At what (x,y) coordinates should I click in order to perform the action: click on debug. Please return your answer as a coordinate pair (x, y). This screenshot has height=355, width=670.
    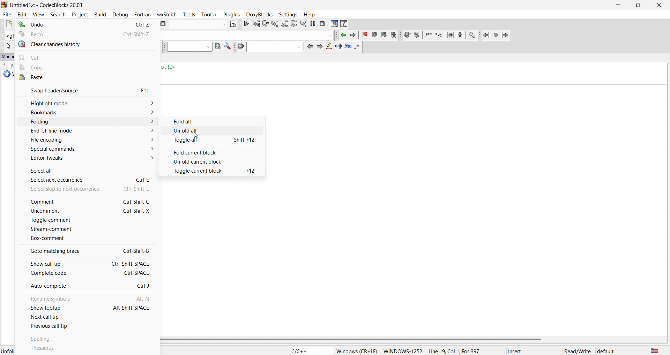
    Looking at the image, I should click on (119, 14).